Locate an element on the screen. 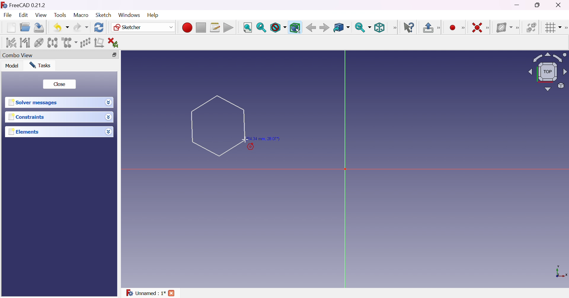  Tools is located at coordinates (61, 15).